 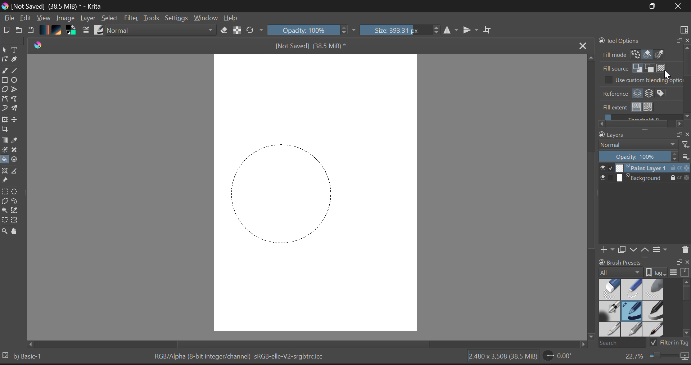 I want to click on Edit, so click(x=26, y=18).